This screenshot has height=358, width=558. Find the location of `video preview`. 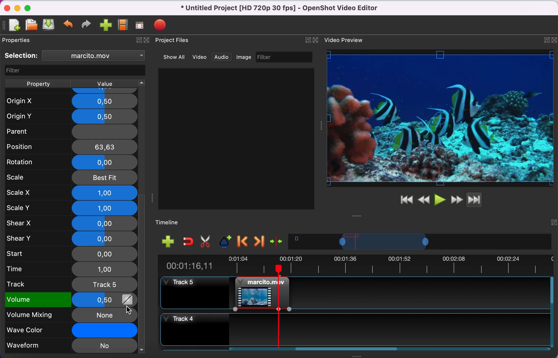

video preview is located at coordinates (346, 40).